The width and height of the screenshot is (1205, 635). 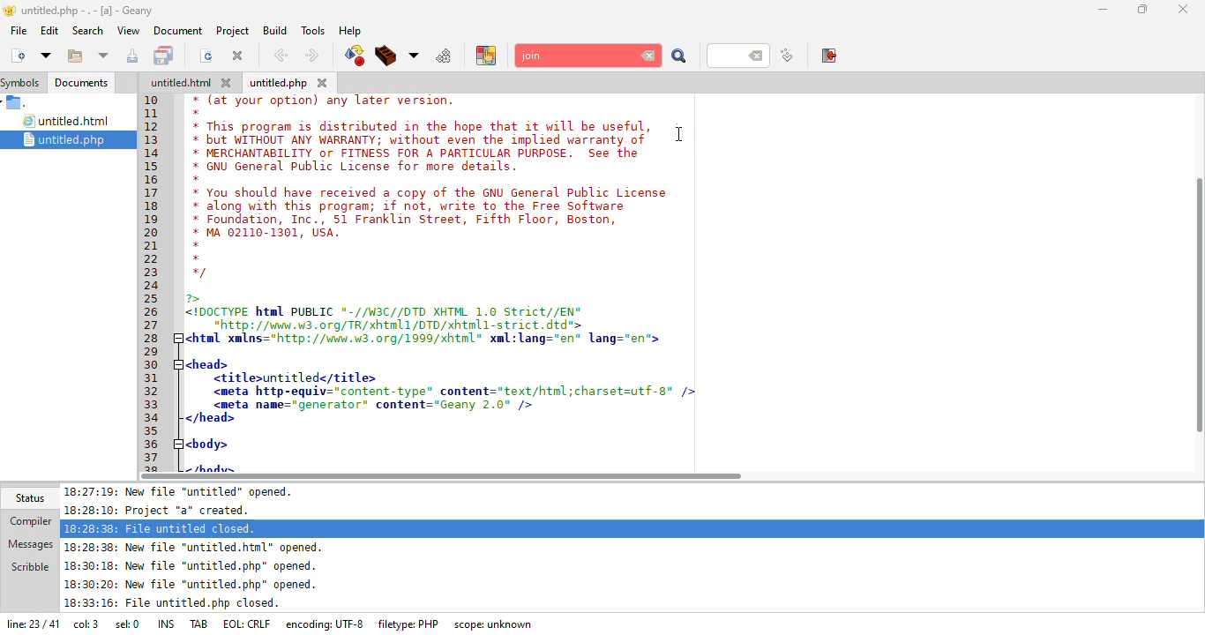 I want to click on File, so click(x=18, y=103).